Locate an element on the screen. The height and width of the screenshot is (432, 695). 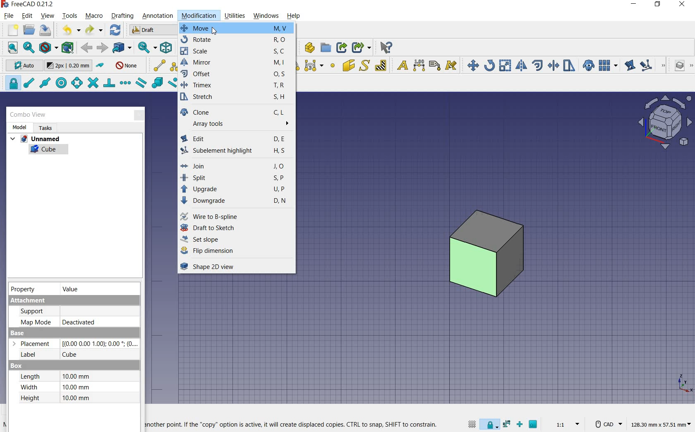
snap working plane is located at coordinates (534, 425).